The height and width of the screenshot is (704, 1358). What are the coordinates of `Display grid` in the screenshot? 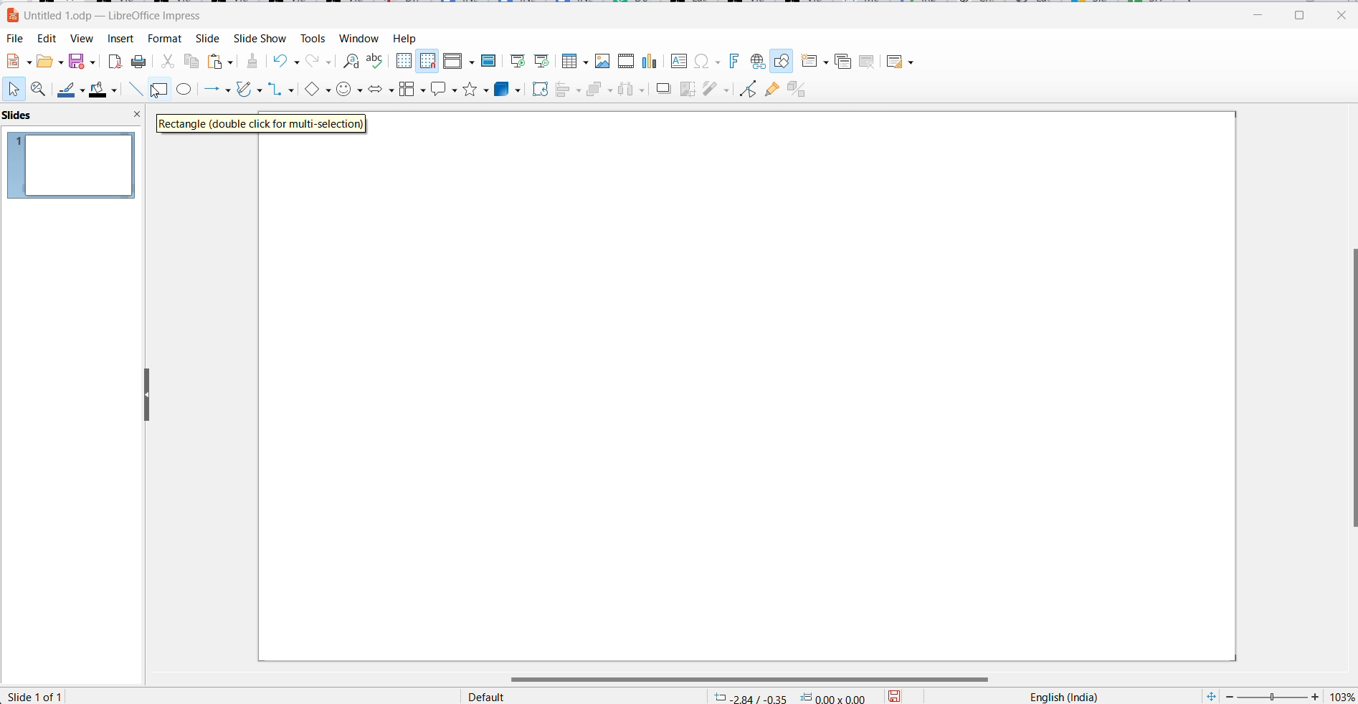 It's located at (404, 60).